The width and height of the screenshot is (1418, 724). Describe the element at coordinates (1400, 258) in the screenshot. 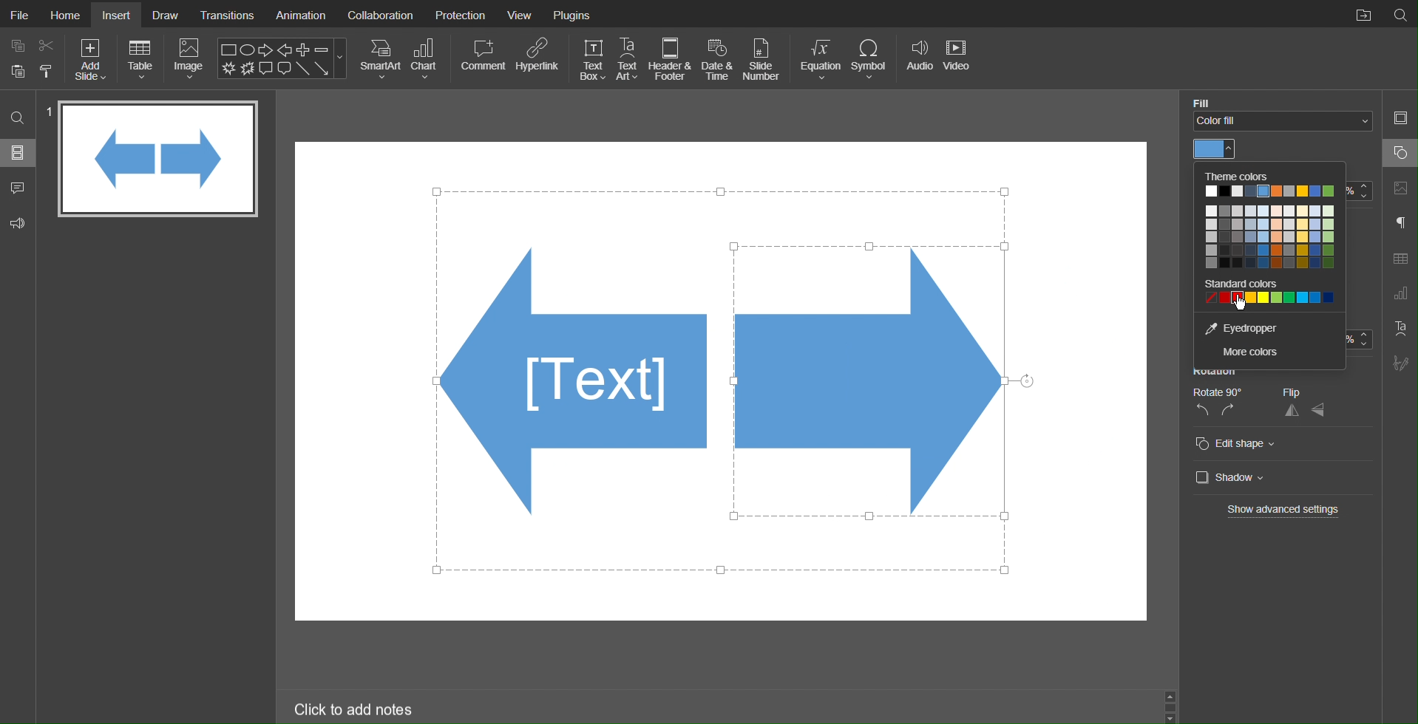

I see `Table Settings` at that location.